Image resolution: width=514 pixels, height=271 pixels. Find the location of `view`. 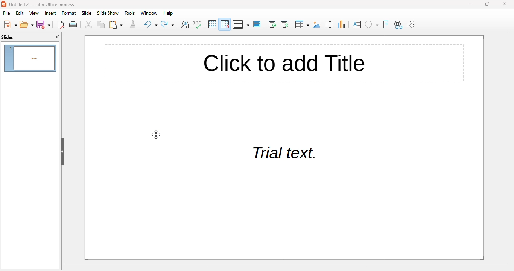

view is located at coordinates (35, 13).